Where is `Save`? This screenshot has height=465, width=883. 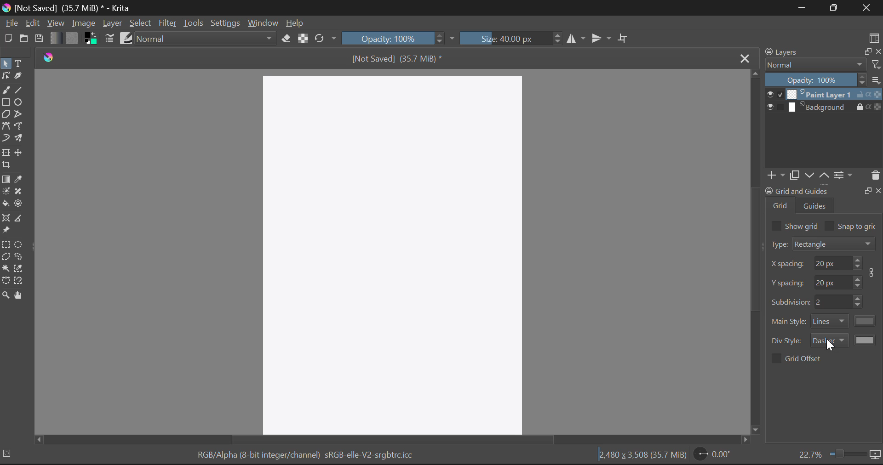 Save is located at coordinates (39, 37).